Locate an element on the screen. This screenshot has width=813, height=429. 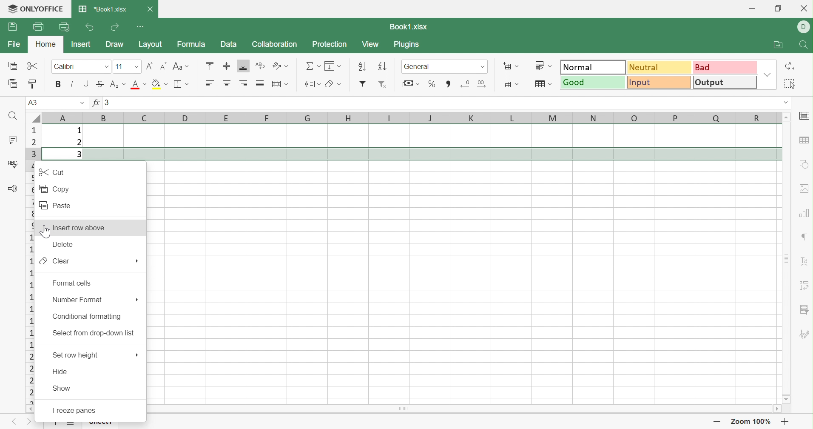
Drop Down is located at coordinates (782, 103).